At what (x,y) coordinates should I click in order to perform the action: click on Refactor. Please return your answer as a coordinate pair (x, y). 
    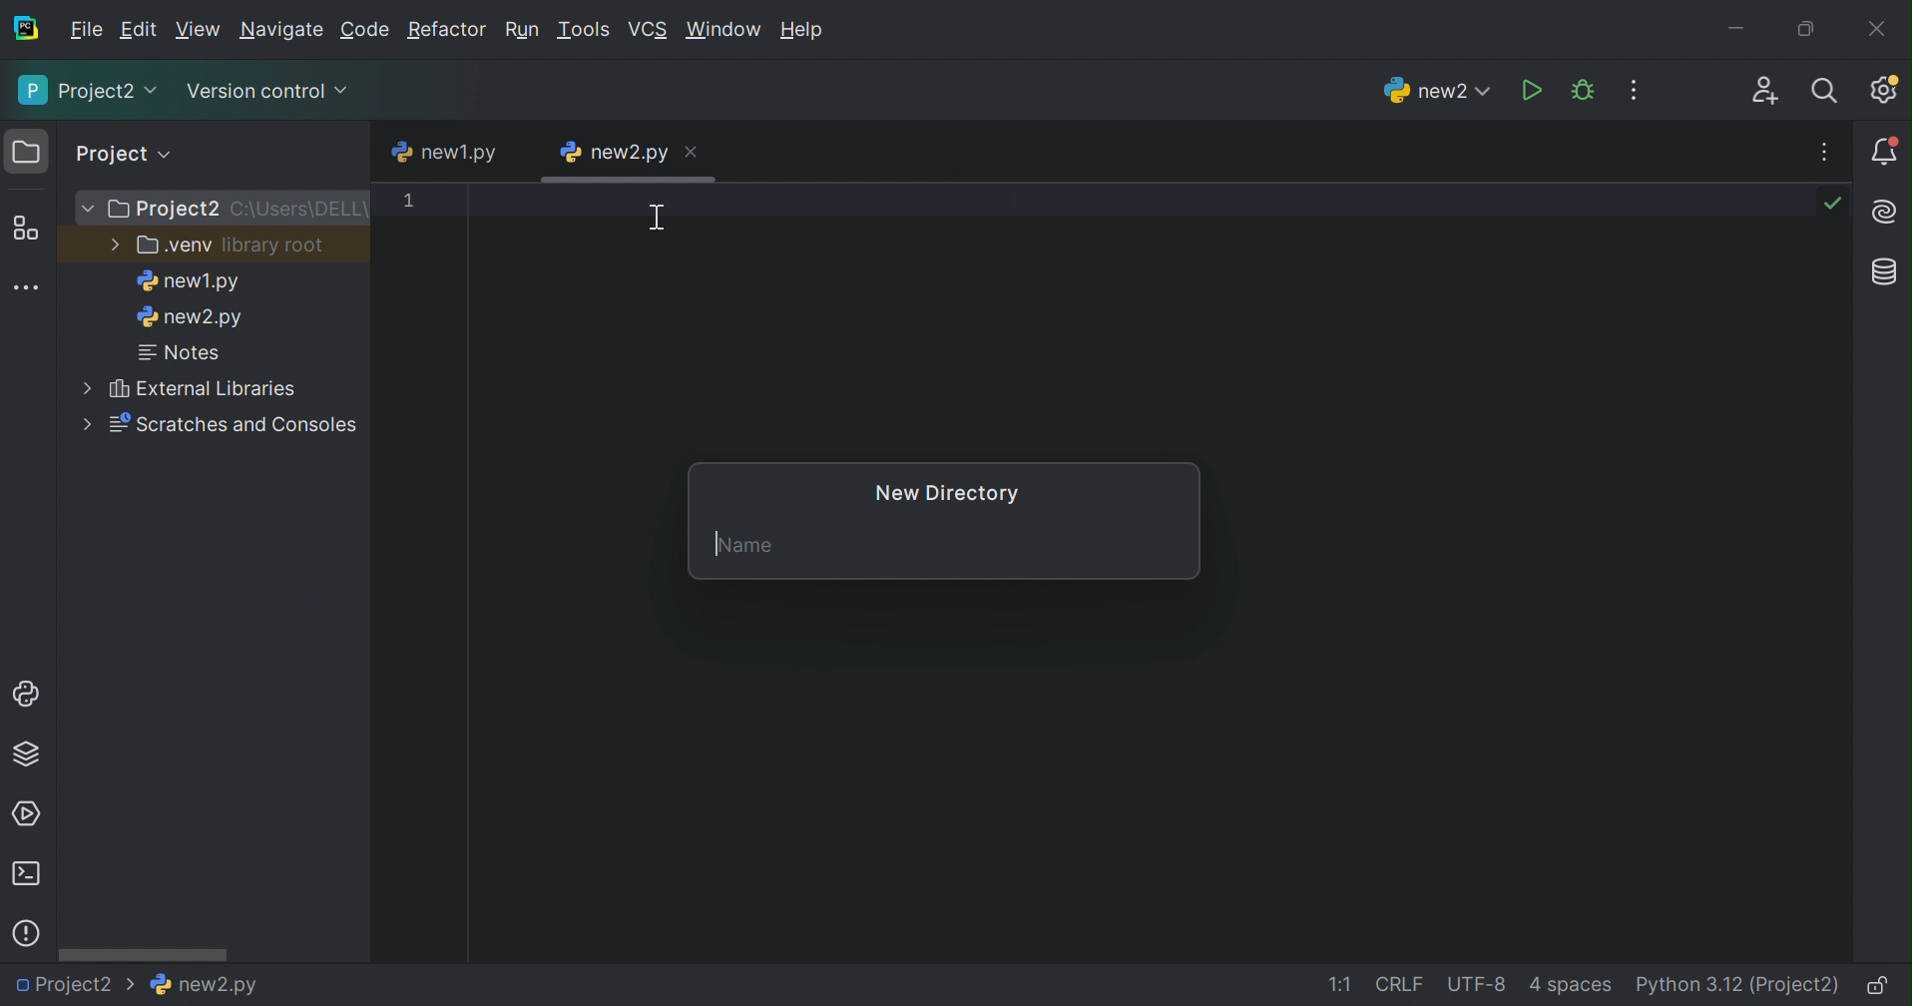
    Looking at the image, I should click on (446, 31).